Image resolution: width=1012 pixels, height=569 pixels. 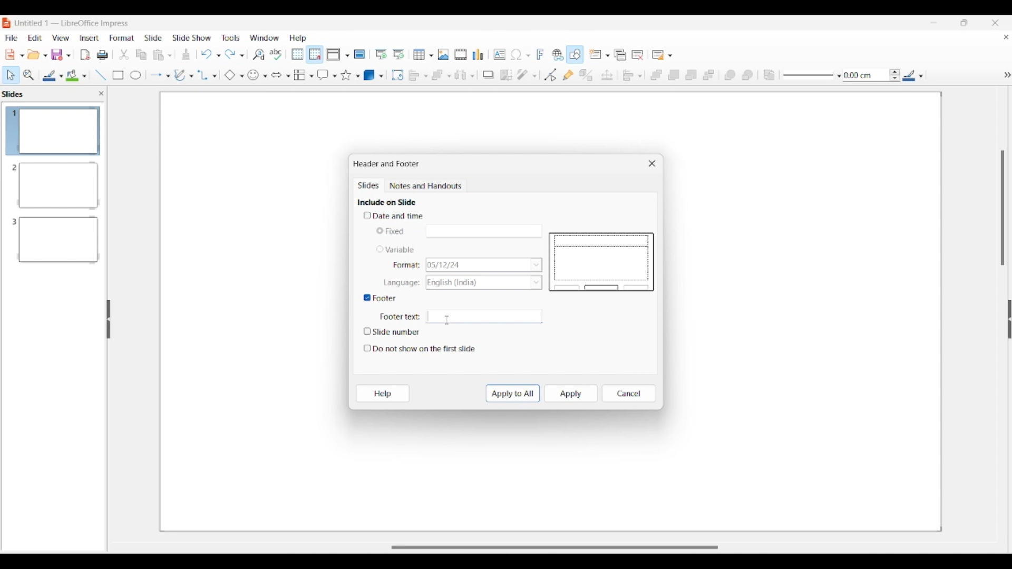 I want to click on Apply to current slide, so click(x=571, y=394).